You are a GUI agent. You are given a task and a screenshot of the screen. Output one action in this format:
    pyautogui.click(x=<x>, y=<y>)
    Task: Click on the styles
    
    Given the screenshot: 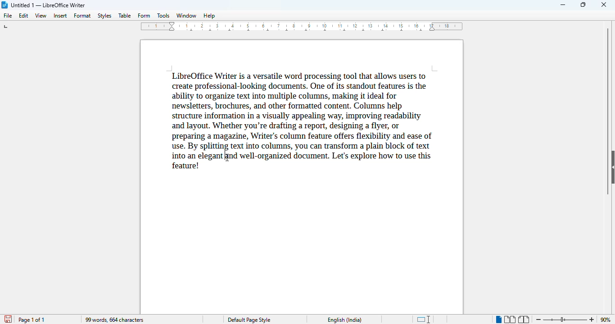 What is the action you would take?
    pyautogui.click(x=104, y=16)
    